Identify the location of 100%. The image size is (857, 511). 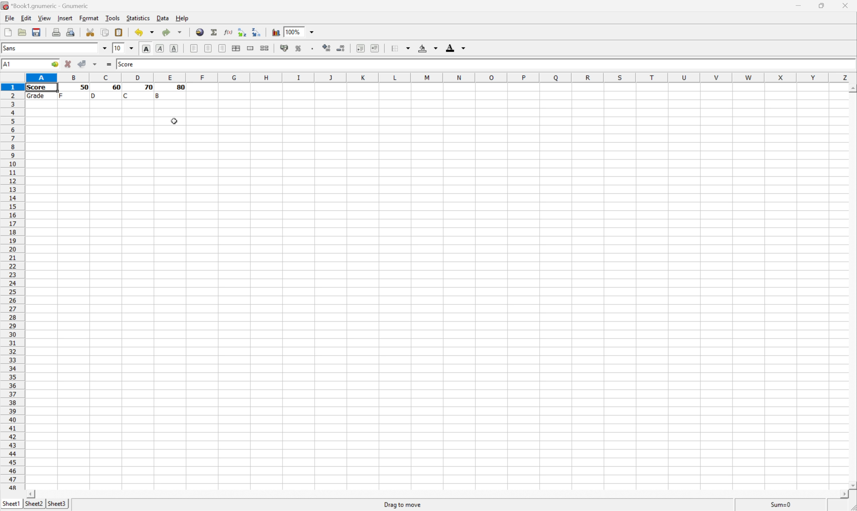
(294, 32).